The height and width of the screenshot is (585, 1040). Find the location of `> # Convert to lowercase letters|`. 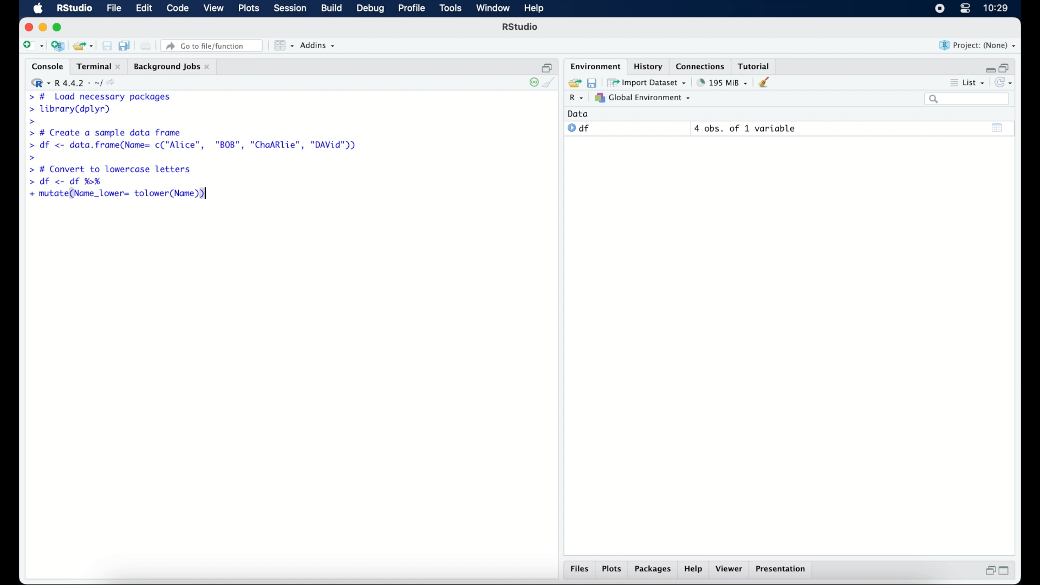

> # Convert to lowercase letters| is located at coordinates (110, 170).